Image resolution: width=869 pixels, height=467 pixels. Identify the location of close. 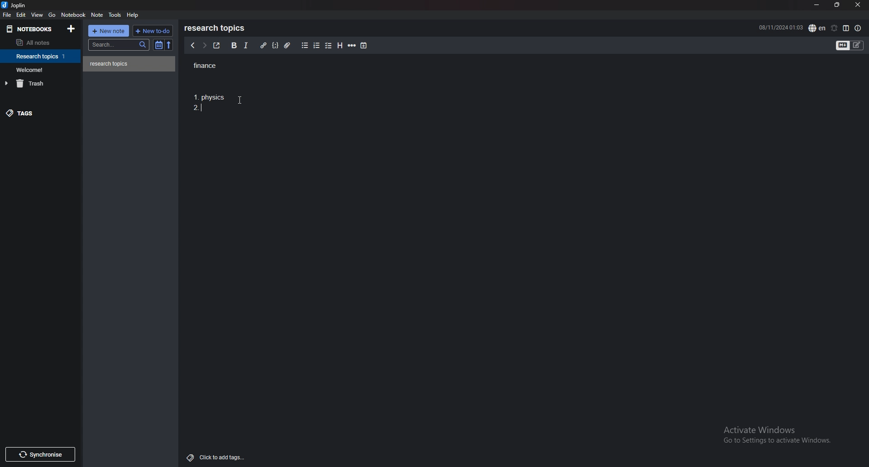
(858, 5).